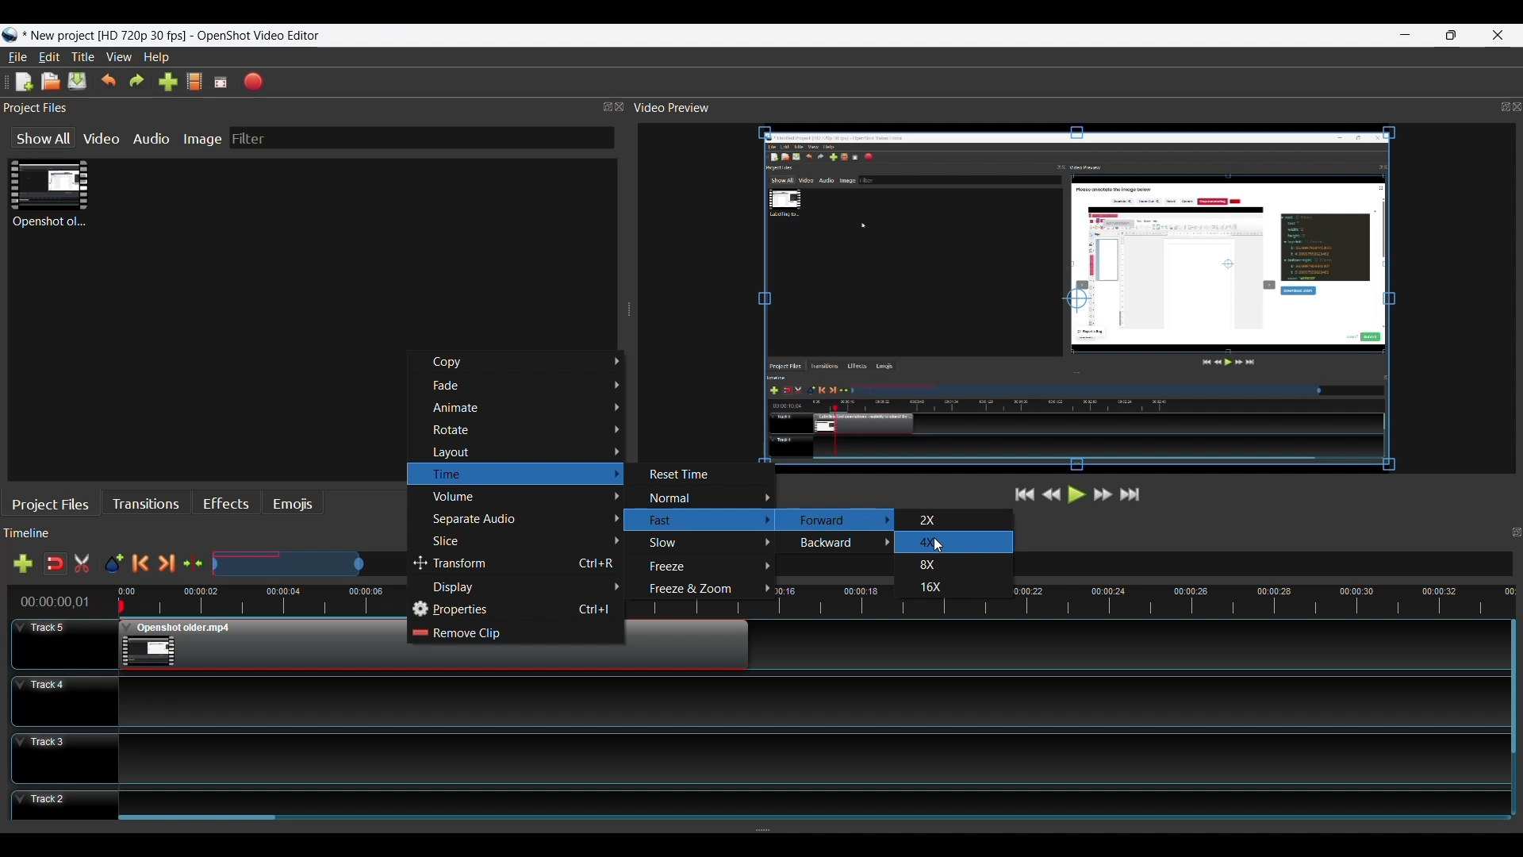 Image resolution: width=1523 pixels, height=857 pixels. I want to click on Add Marker, so click(113, 565).